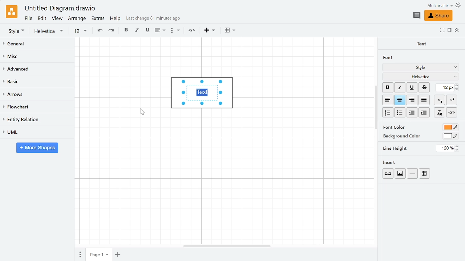 The width and height of the screenshot is (465, 261). What do you see at coordinates (37, 69) in the screenshot?
I see `Advanced` at bounding box center [37, 69].